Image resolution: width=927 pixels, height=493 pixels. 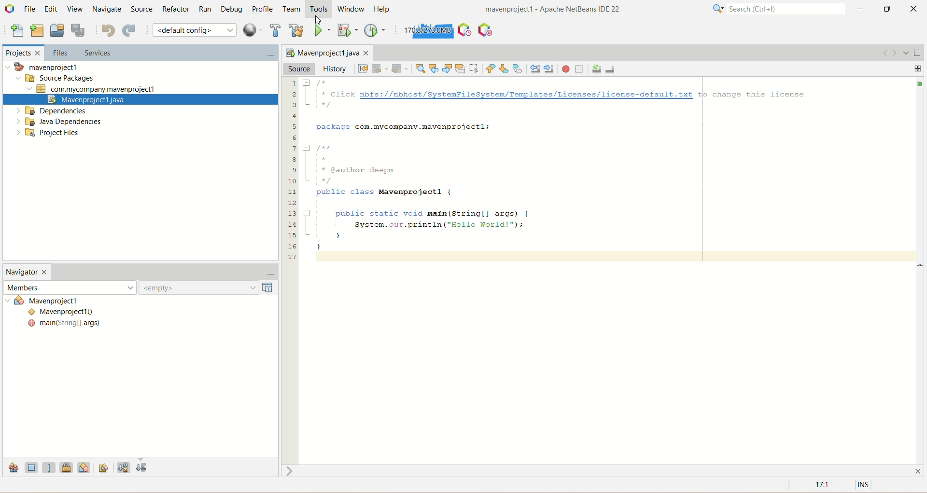 I want to click on 17:1, so click(x=821, y=485).